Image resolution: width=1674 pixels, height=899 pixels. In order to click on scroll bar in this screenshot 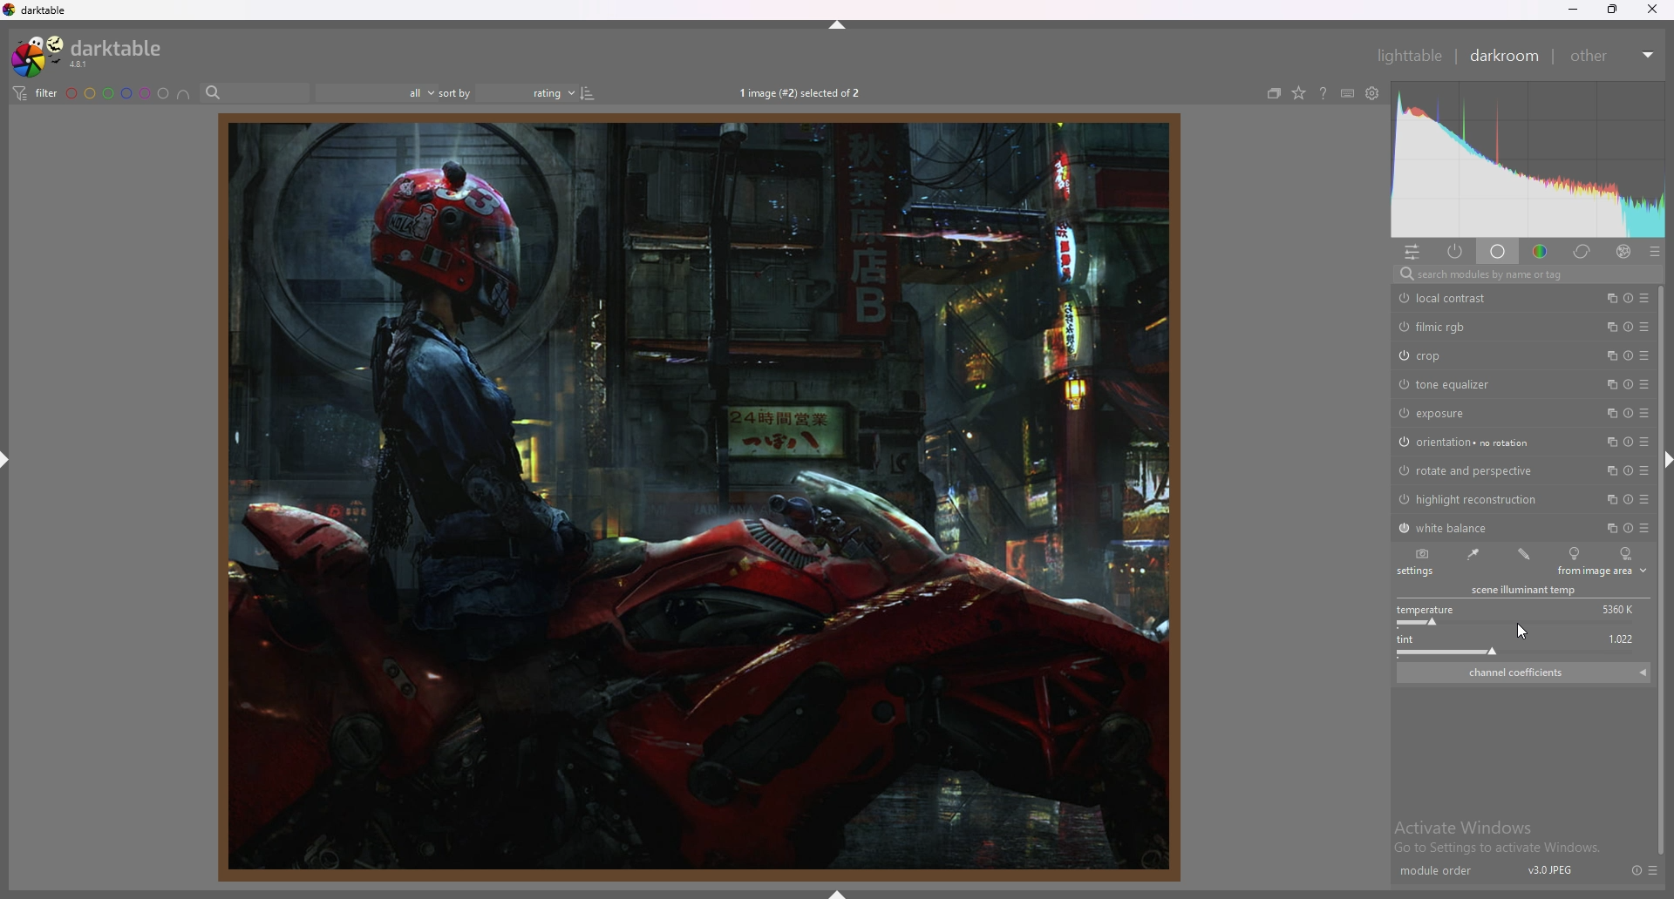, I will do `click(1659, 569)`.